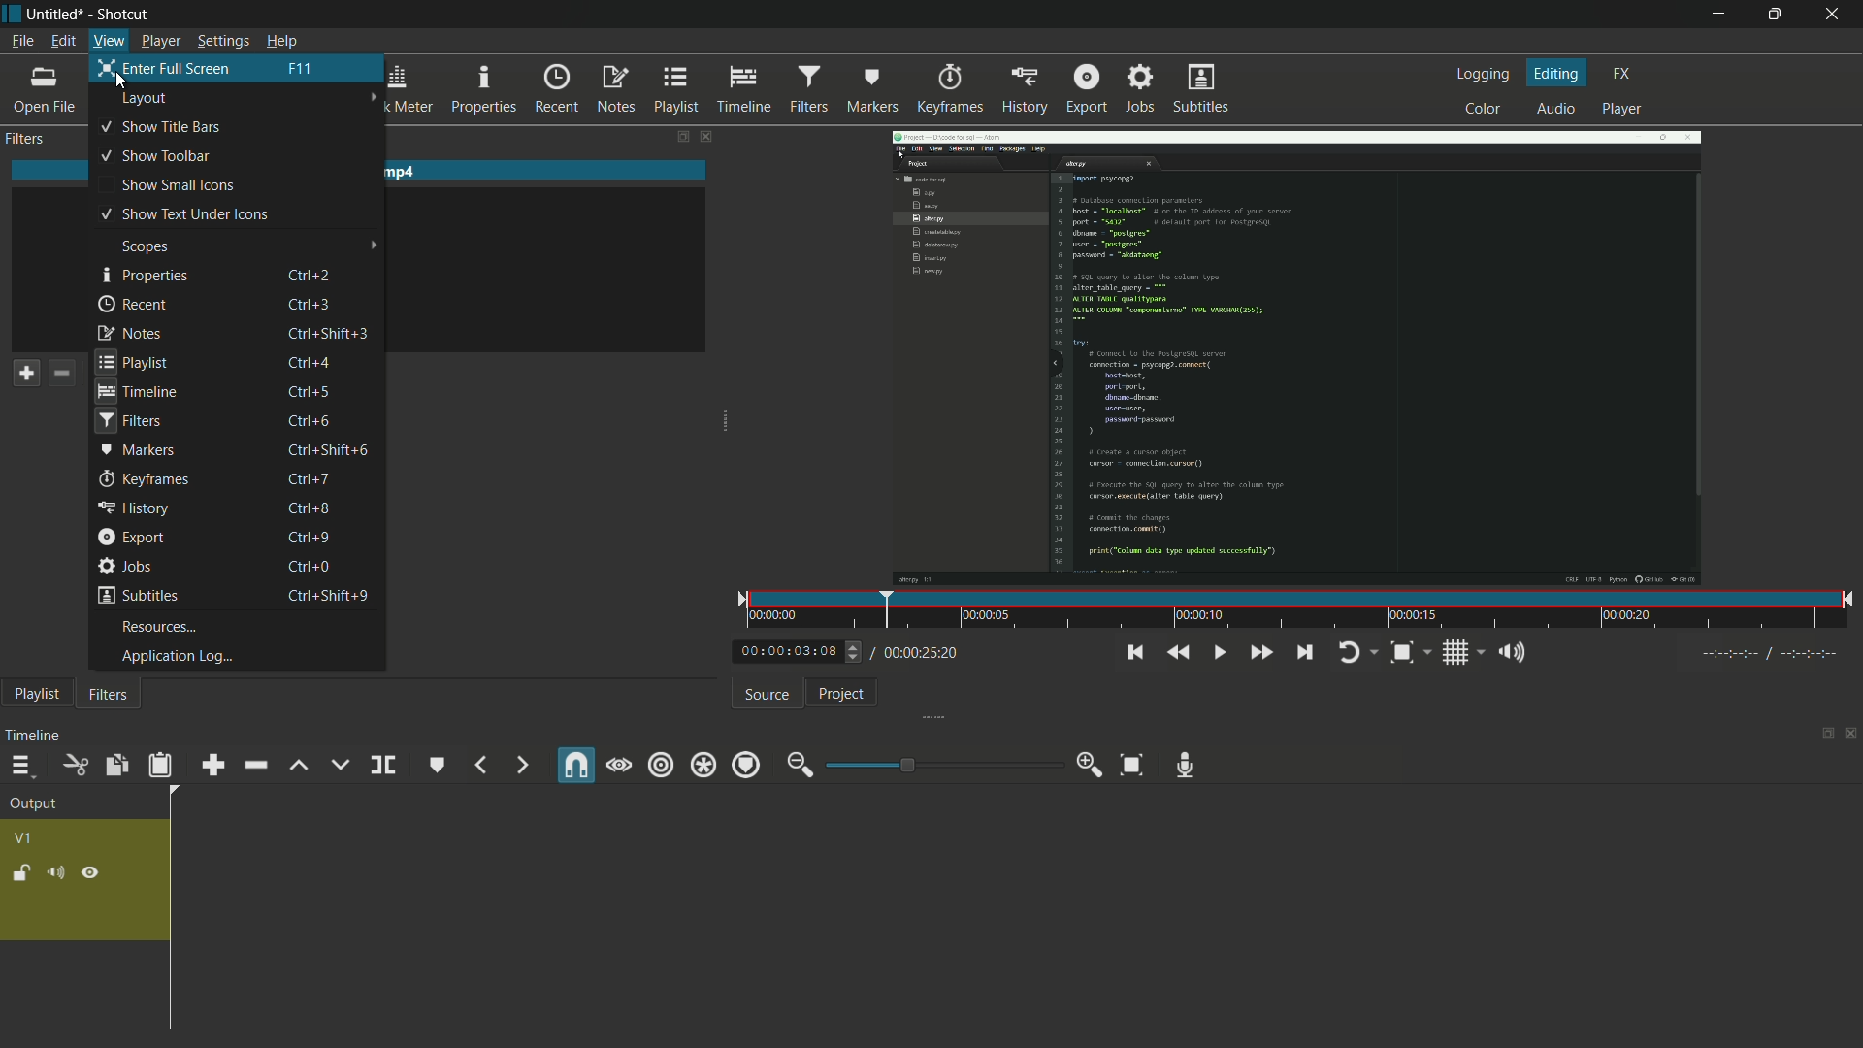 The width and height of the screenshot is (1863, 1048). What do you see at coordinates (306, 361) in the screenshot?
I see `Ctrl+4` at bounding box center [306, 361].